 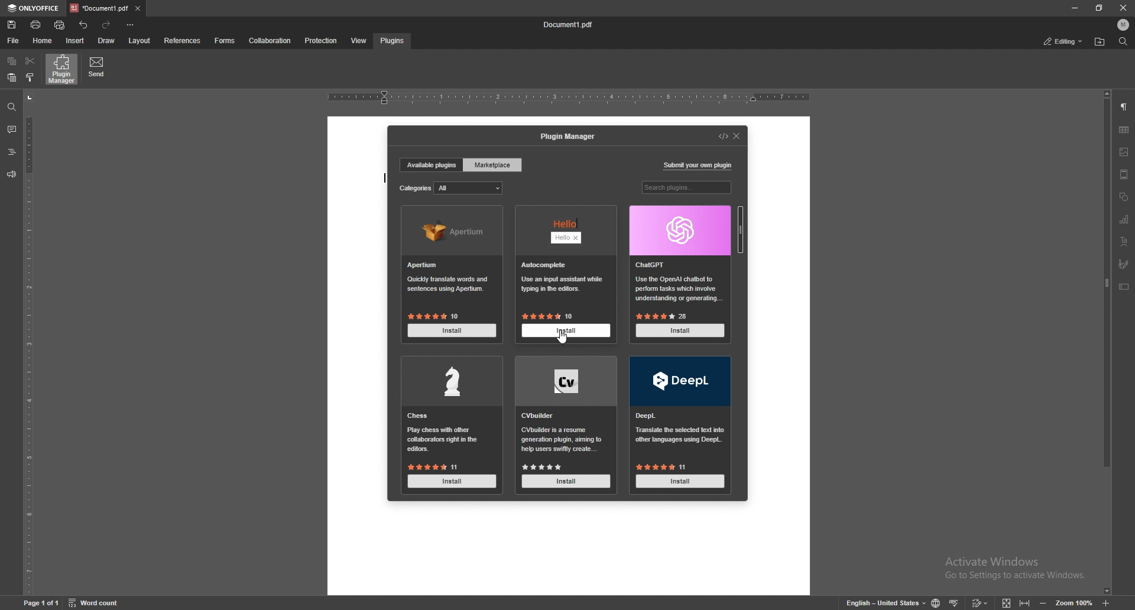 What do you see at coordinates (567, 481) in the screenshot?
I see `install` at bounding box center [567, 481].